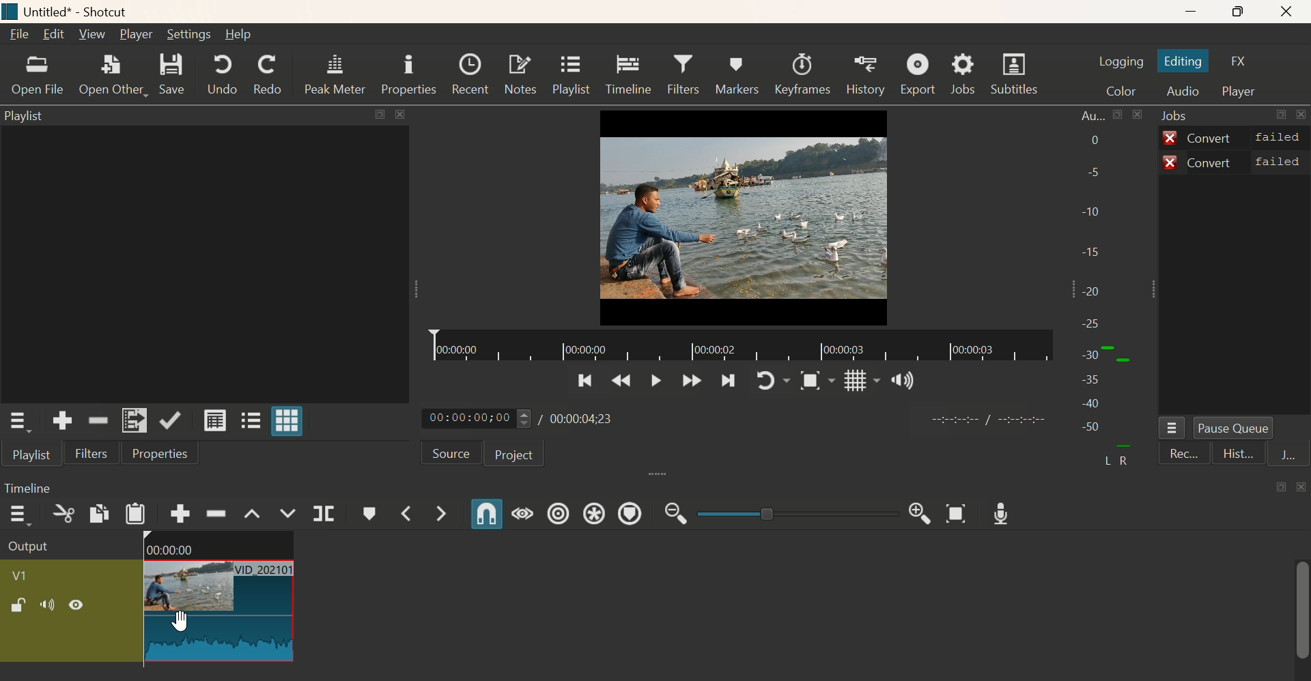  What do you see at coordinates (289, 514) in the screenshot?
I see `Overwrite` at bounding box center [289, 514].